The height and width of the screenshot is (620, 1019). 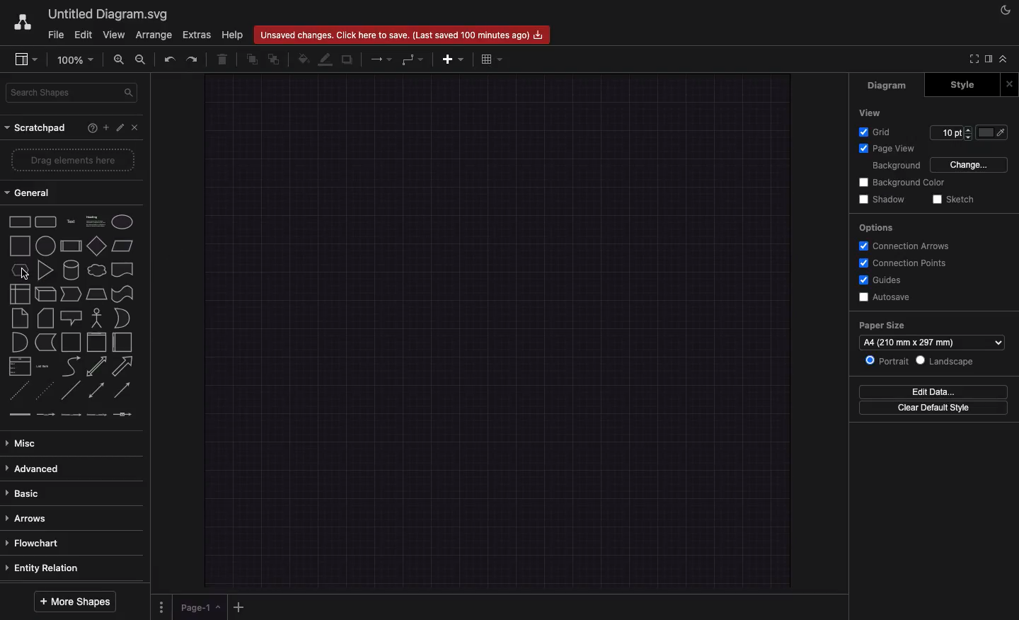 I want to click on View, so click(x=873, y=112).